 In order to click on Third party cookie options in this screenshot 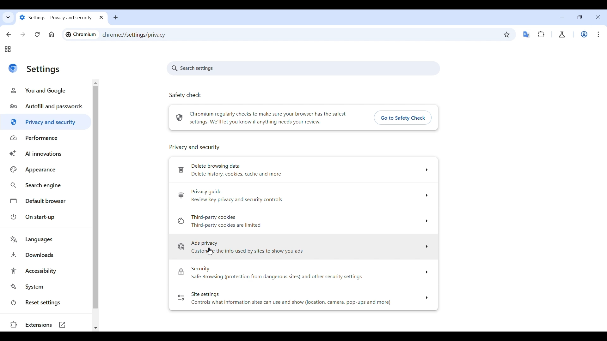, I will do `click(303, 221)`.